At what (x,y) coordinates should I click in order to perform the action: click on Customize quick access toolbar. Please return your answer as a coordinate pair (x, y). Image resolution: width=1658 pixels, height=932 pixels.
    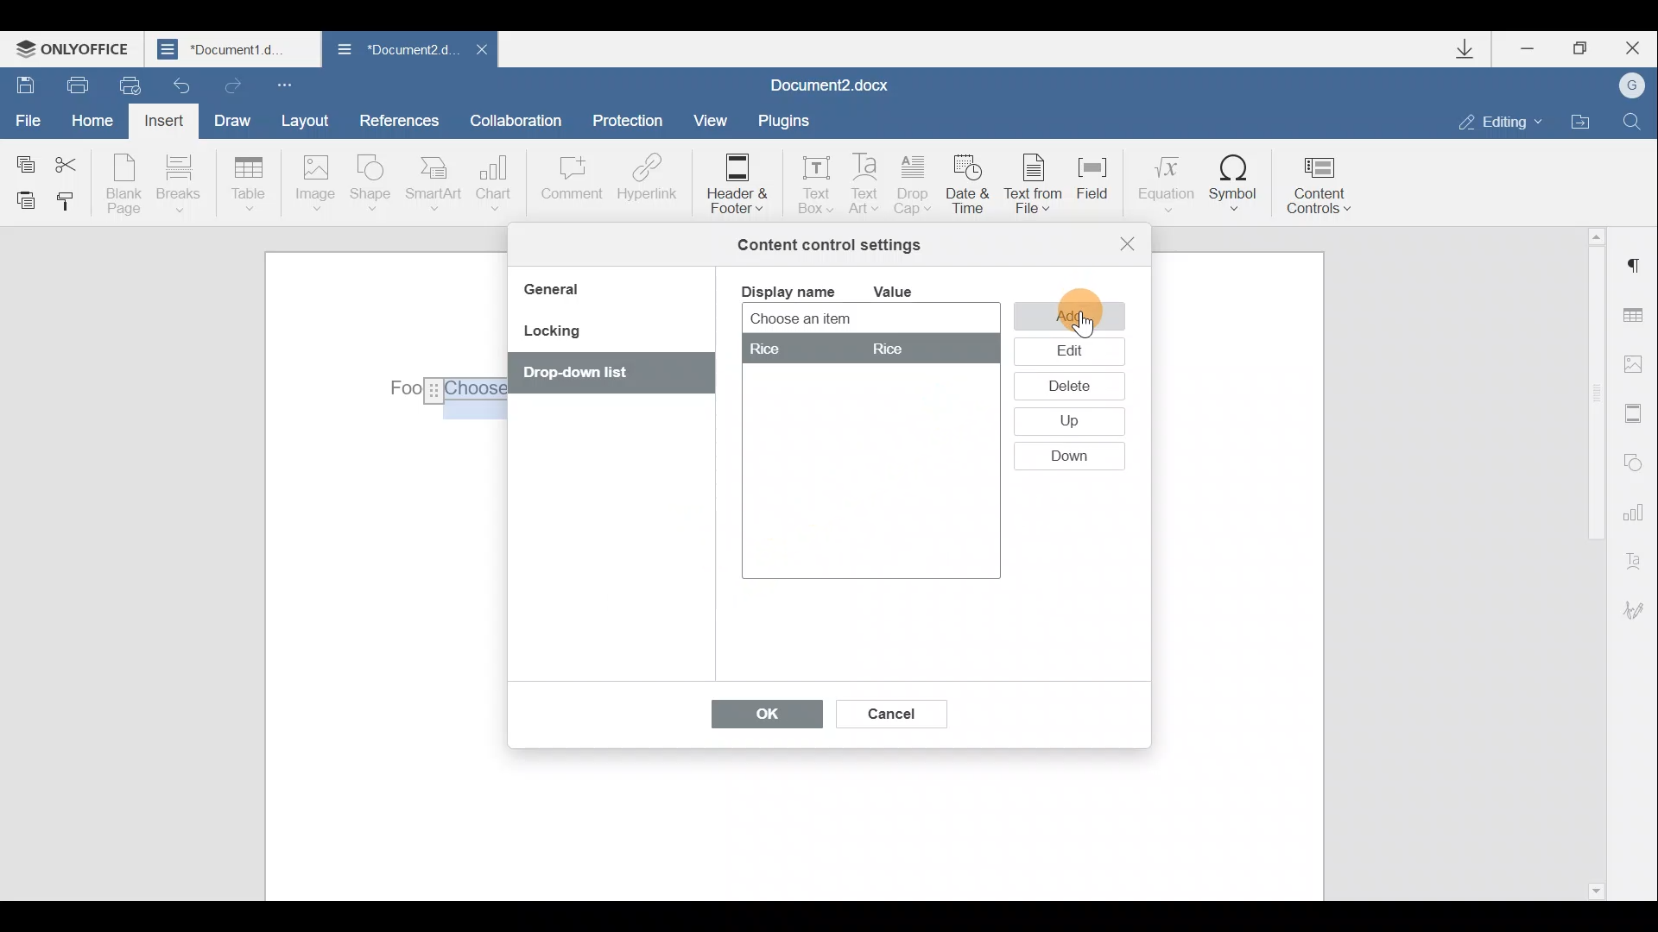
    Looking at the image, I should click on (288, 84).